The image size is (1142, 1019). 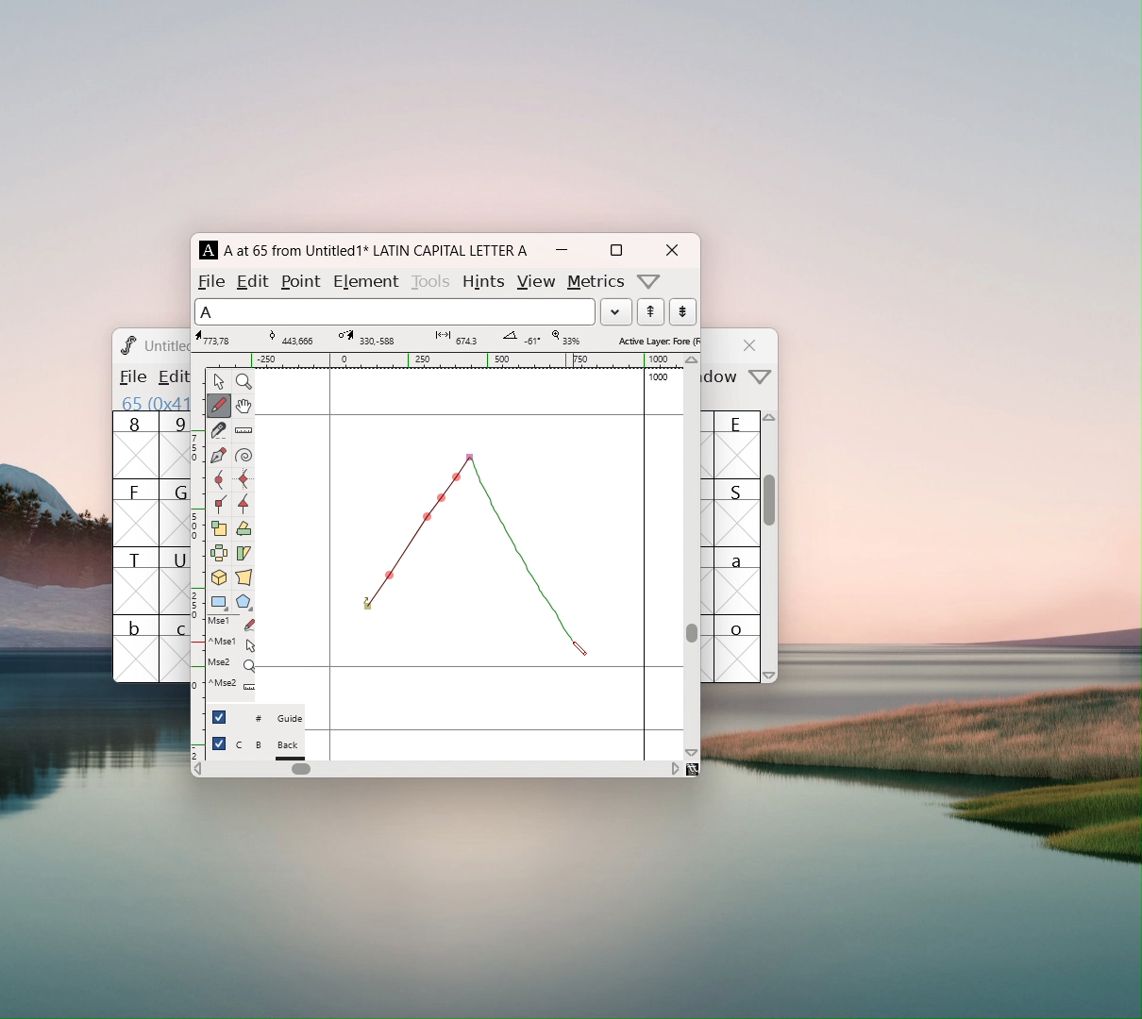 What do you see at coordinates (218, 338) in the screenshot?
I see `cursor coordinates` at bounding box center [218, 338].